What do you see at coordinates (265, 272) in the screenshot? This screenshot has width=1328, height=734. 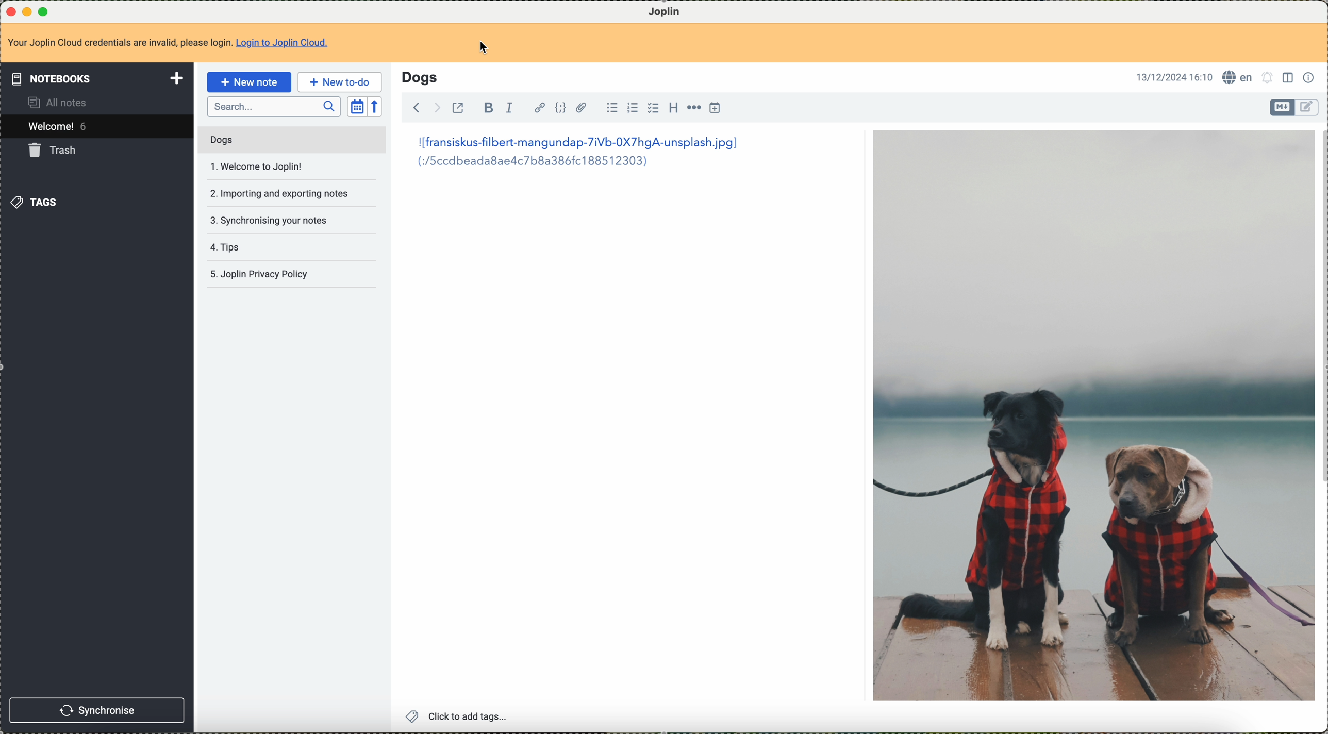 I see `Joplin privacy policy` at bounding box center [265, 272].